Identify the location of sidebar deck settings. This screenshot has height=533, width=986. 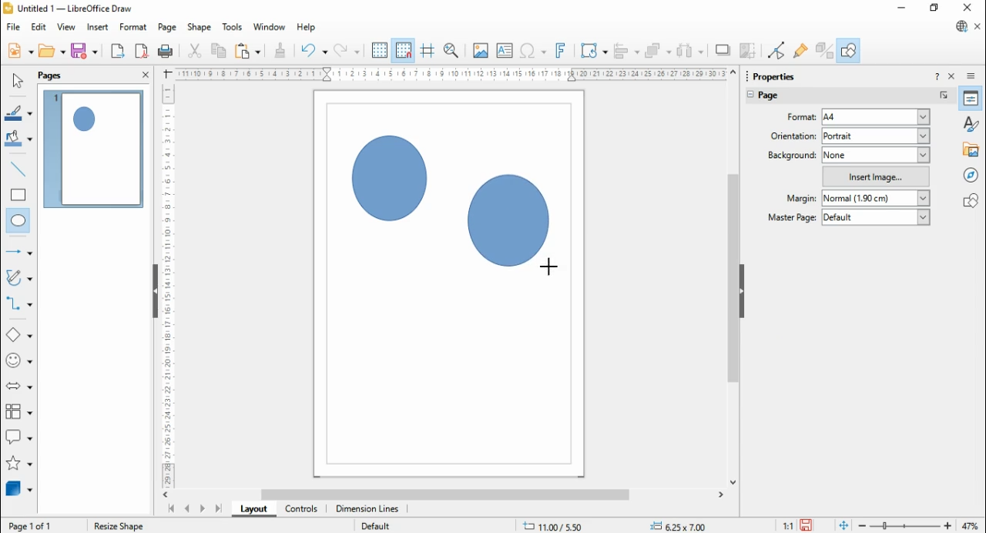
(972, 76).